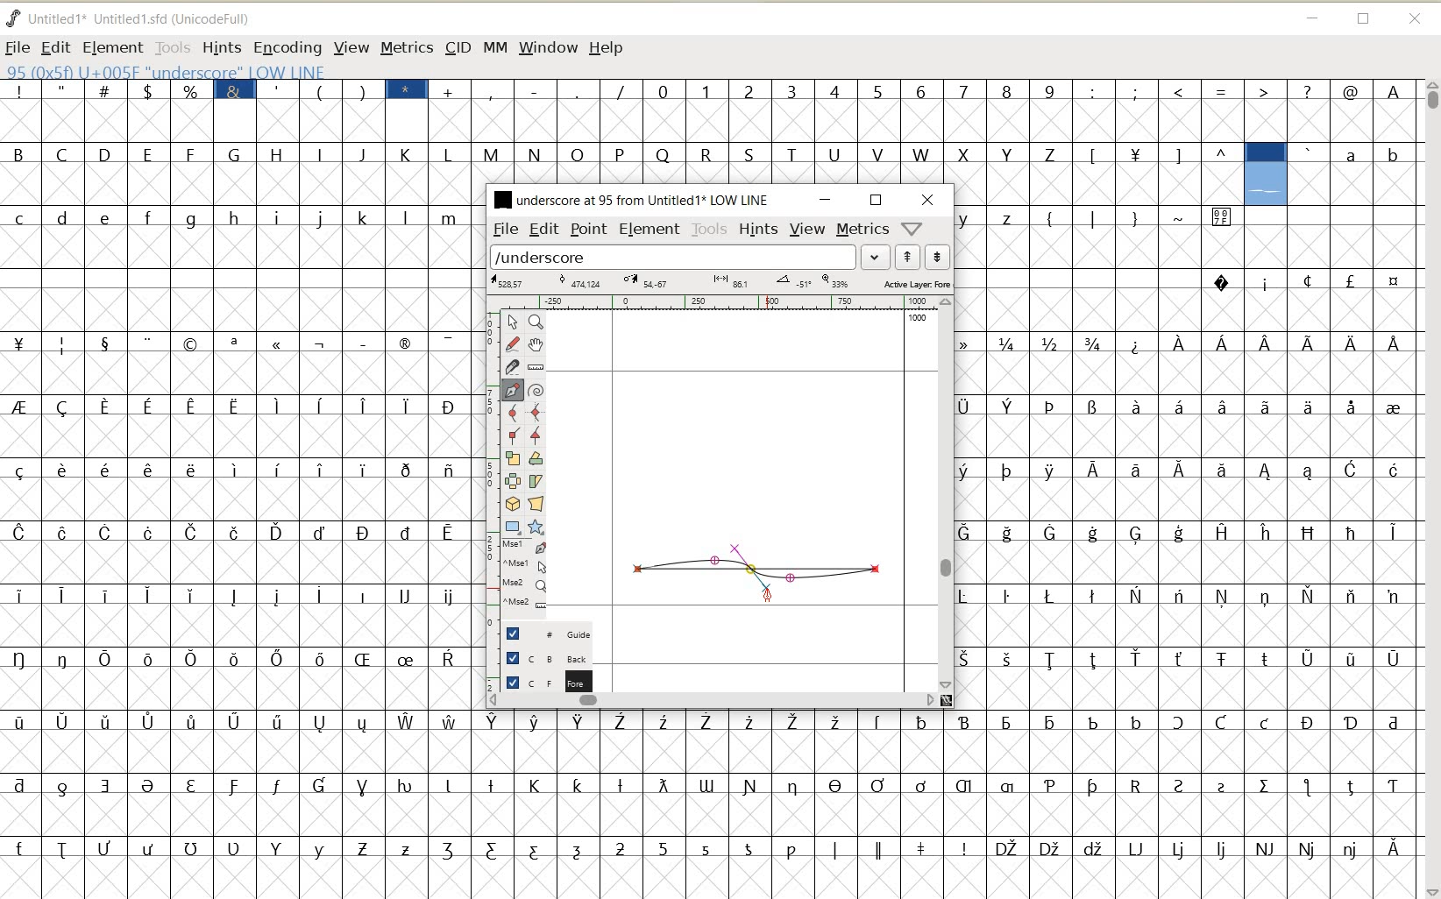 This screenshot has height=899, width=1441. I want to click on rectangle or ellipse, so click(514, 527).